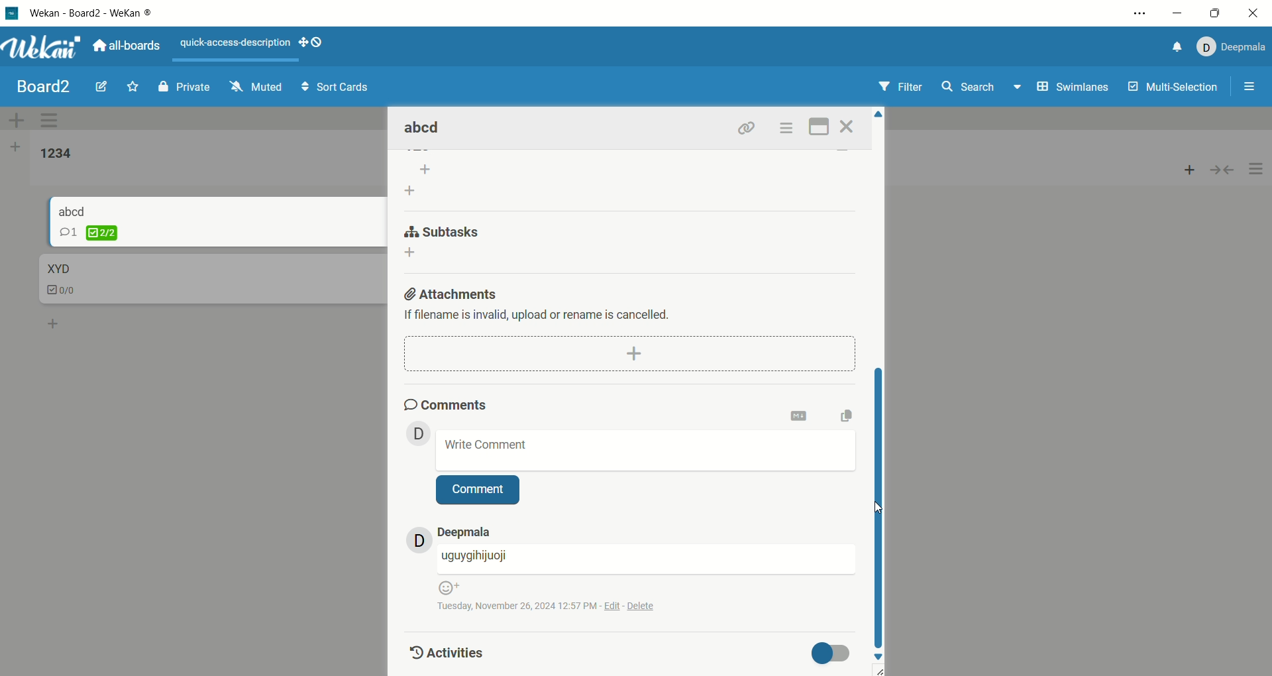  What do you see at coordinates (478, 491) in the screenshot?
I see `comment` at bounding box center [478, 491].